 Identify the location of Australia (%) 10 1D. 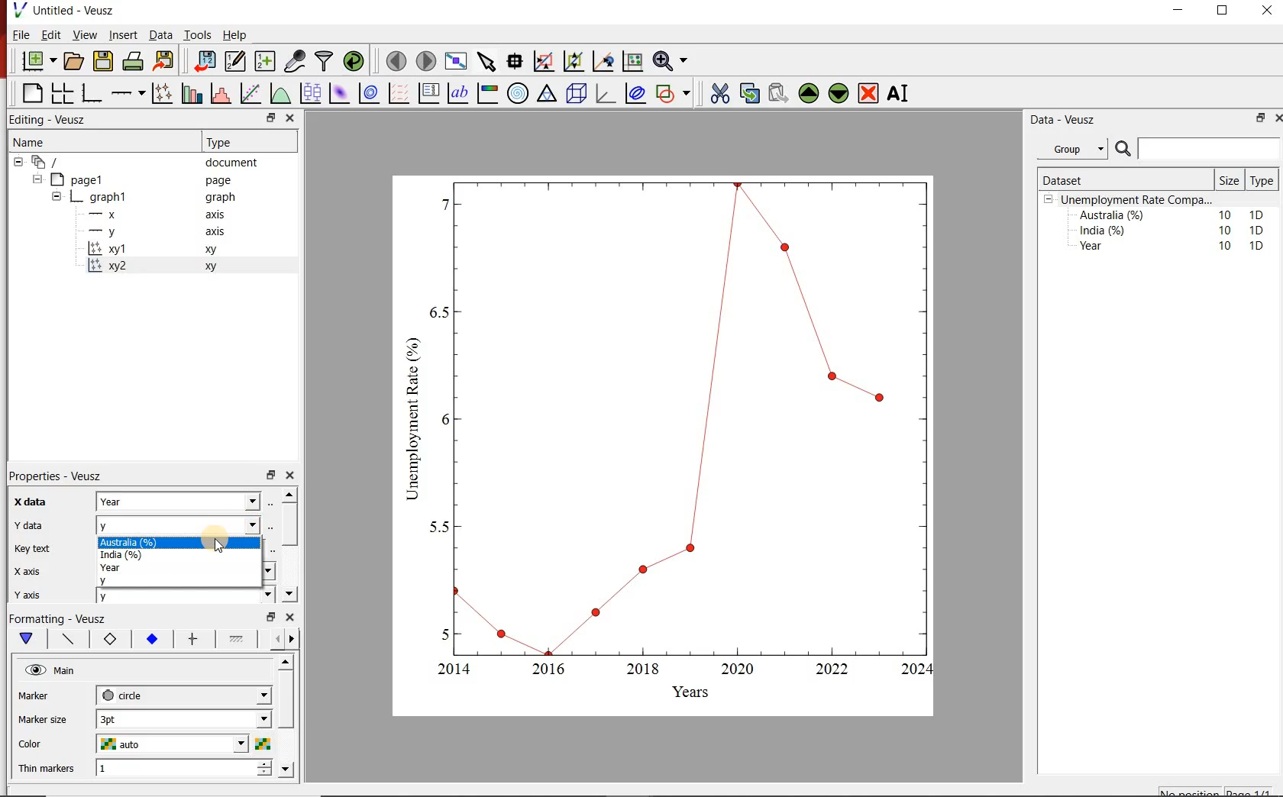
(1173, 215).